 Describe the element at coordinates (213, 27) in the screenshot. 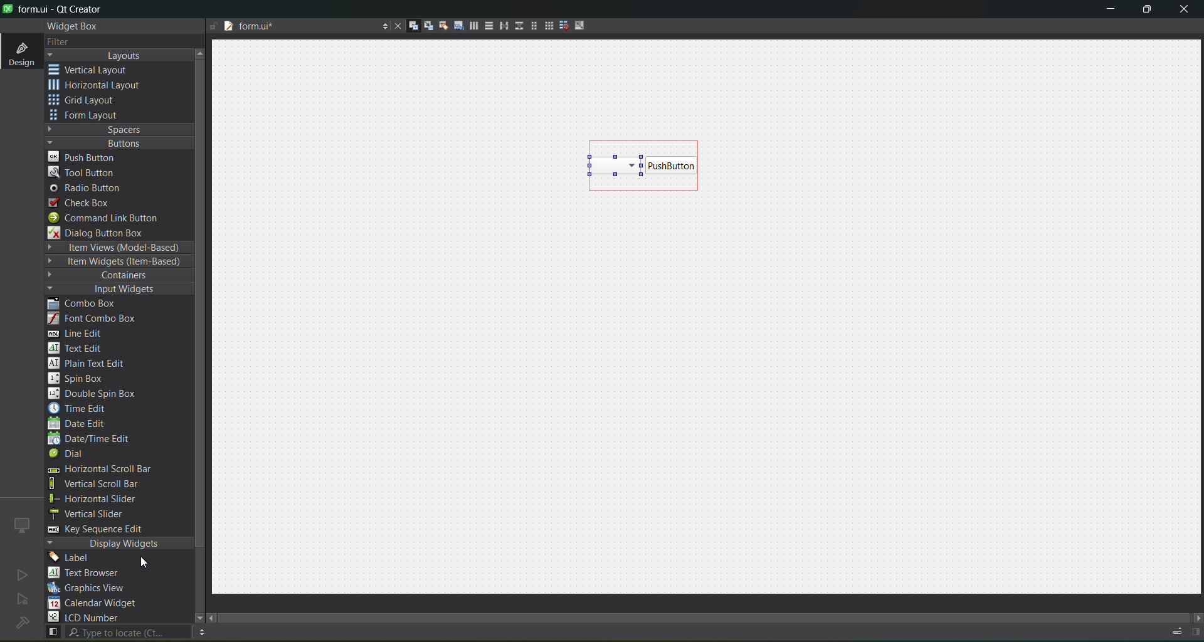

I see `file is writable` at that location.